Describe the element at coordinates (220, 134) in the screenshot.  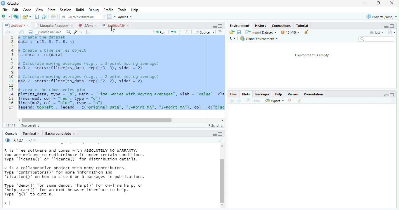
I see `minimize` at that location.